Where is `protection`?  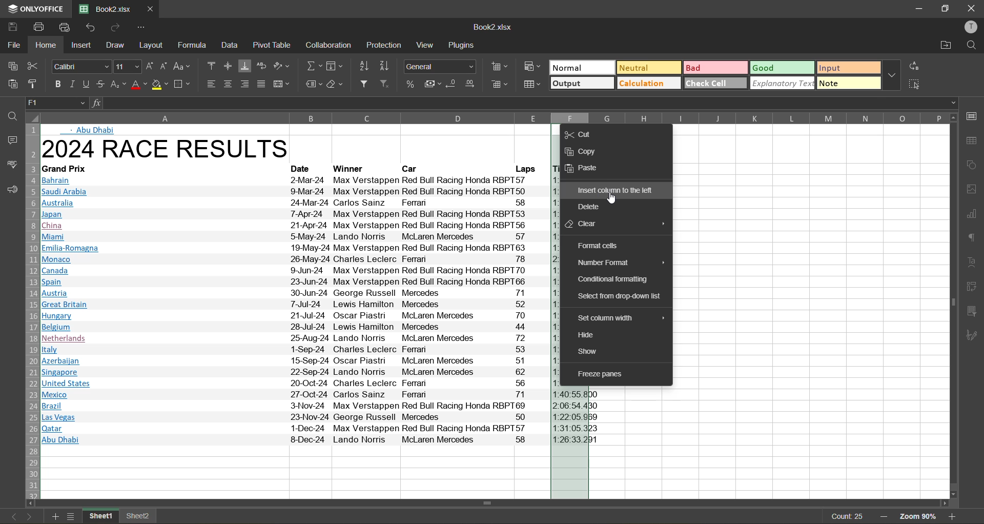 protection is located at coordinates (384, 45).